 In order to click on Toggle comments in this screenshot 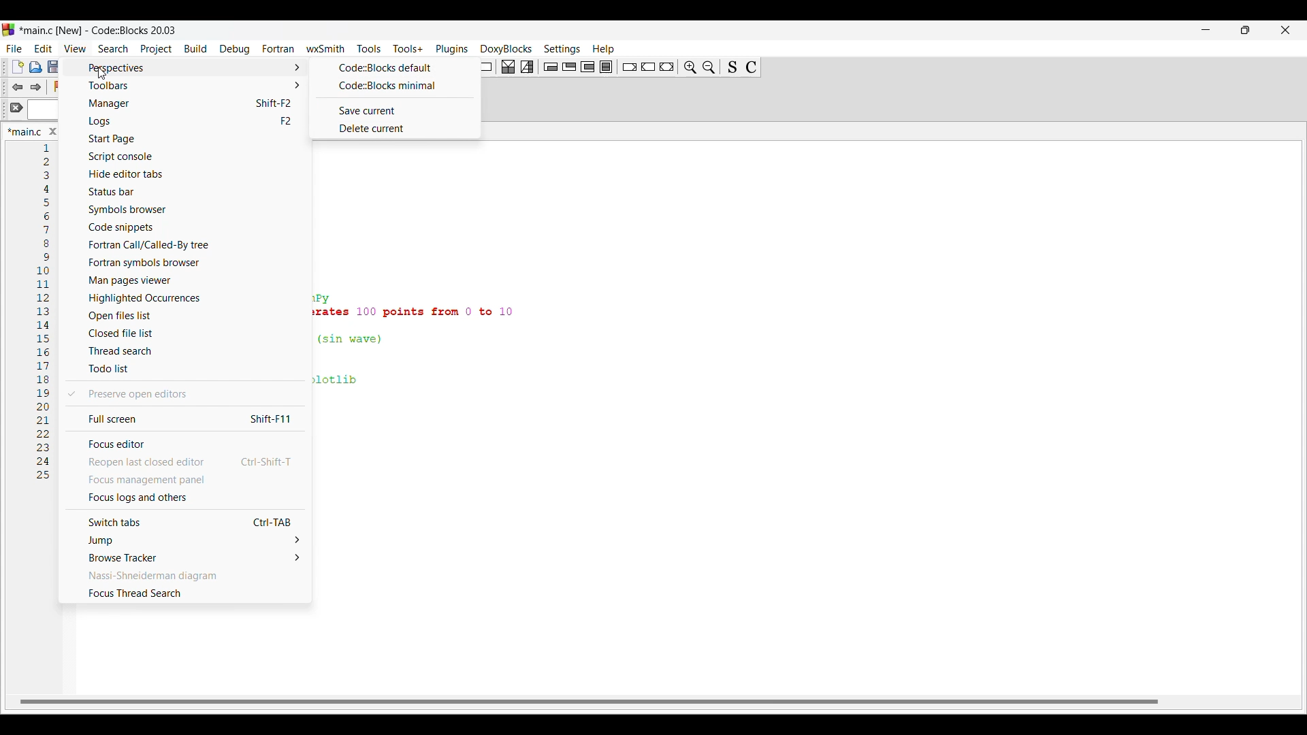, I will do `click(752, 67)`.